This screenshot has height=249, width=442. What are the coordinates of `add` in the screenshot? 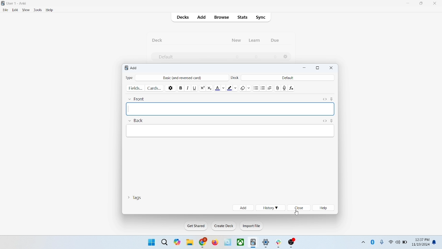 It's located at (202, 18).